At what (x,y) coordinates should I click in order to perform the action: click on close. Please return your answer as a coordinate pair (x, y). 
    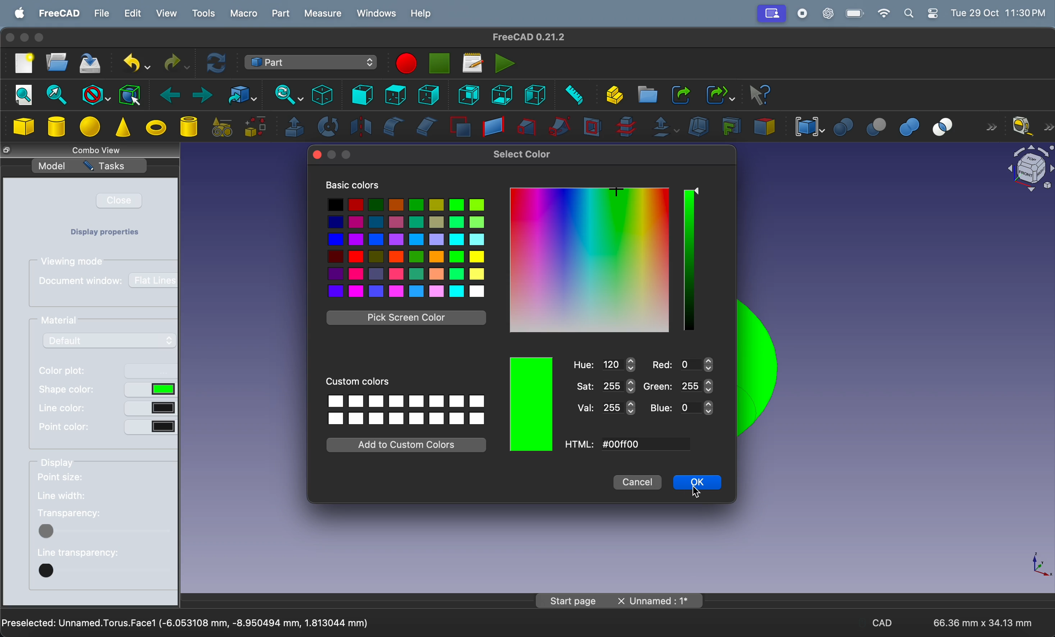
    Looking at the image, I should click on (317, 155).